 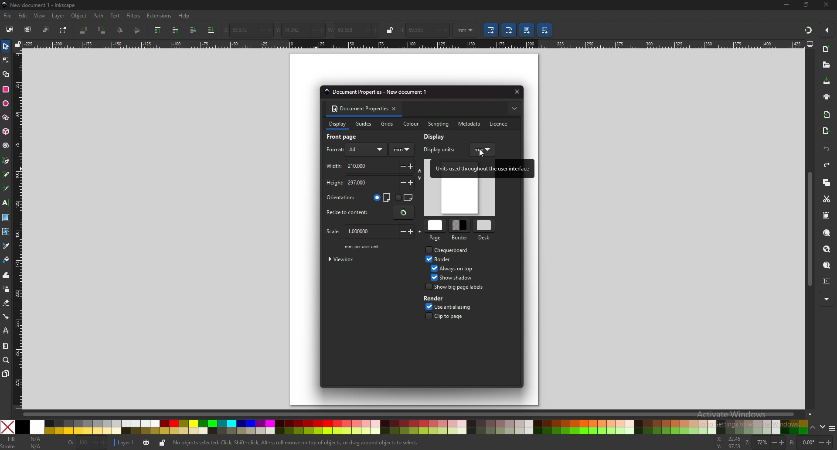 What do you see at coordinates (810, 229) in the screenshot?
I see `scroll bar` at bounding box center [810, 229].